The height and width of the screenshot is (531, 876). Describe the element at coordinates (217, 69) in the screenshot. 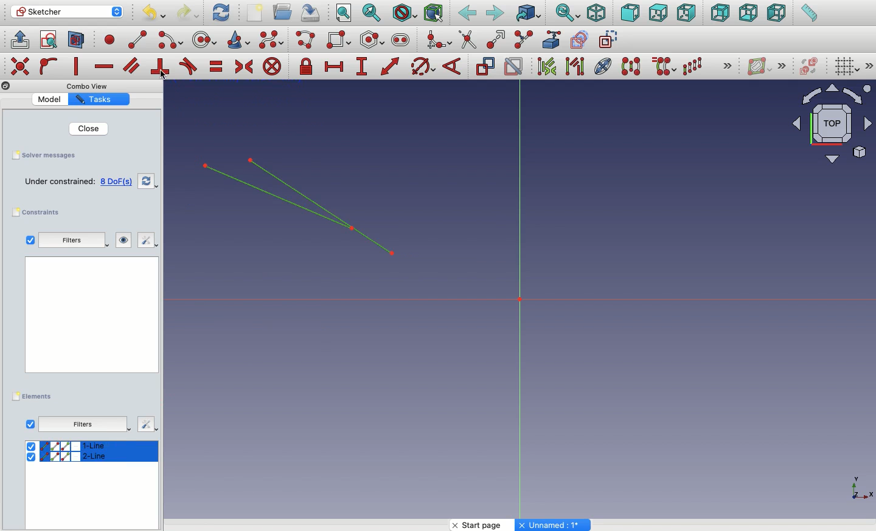

I see `Constrain equal` at that location.